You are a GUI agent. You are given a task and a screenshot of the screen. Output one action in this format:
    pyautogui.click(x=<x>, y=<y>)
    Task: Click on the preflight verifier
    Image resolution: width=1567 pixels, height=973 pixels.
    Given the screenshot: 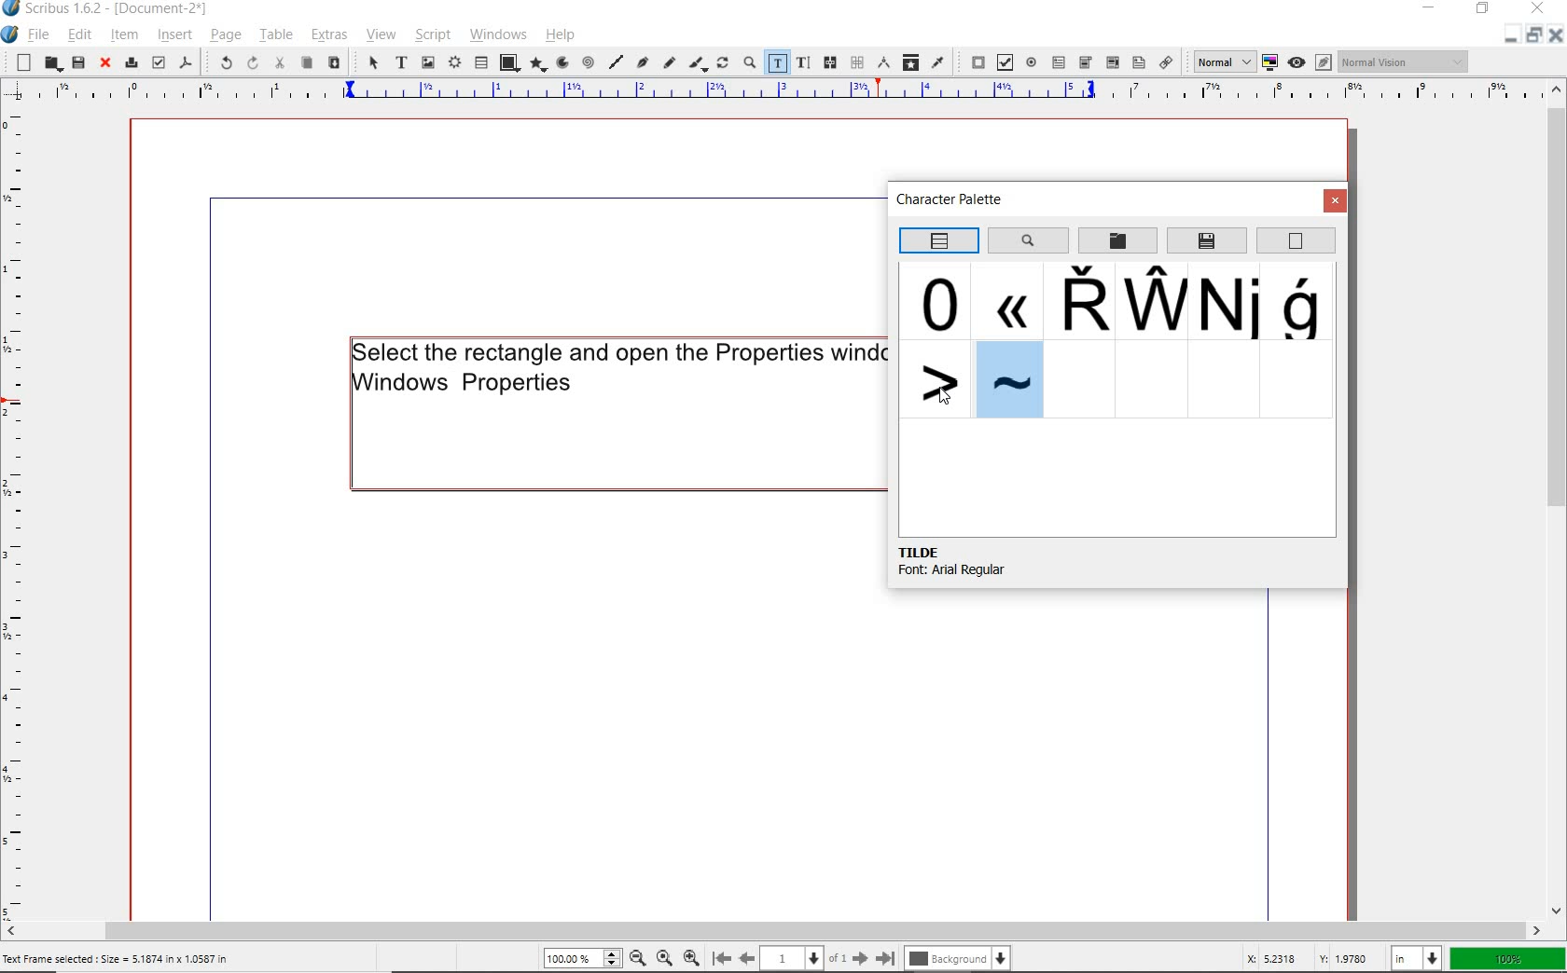 What is the action you would take?
    pyautogui.click(x=159, y=62)
    